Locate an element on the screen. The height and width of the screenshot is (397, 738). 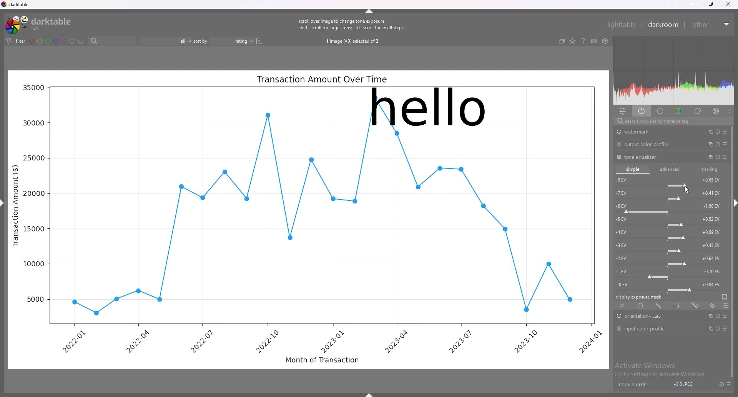
show only active modules is located at coordinates (642, 112).